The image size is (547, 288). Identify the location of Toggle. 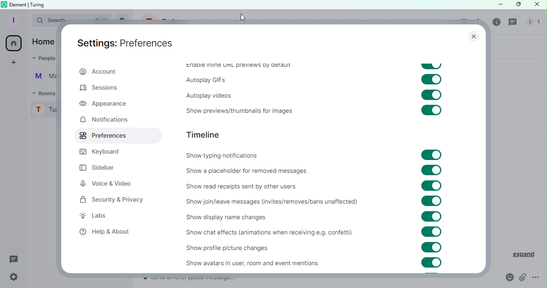
(430, 262).